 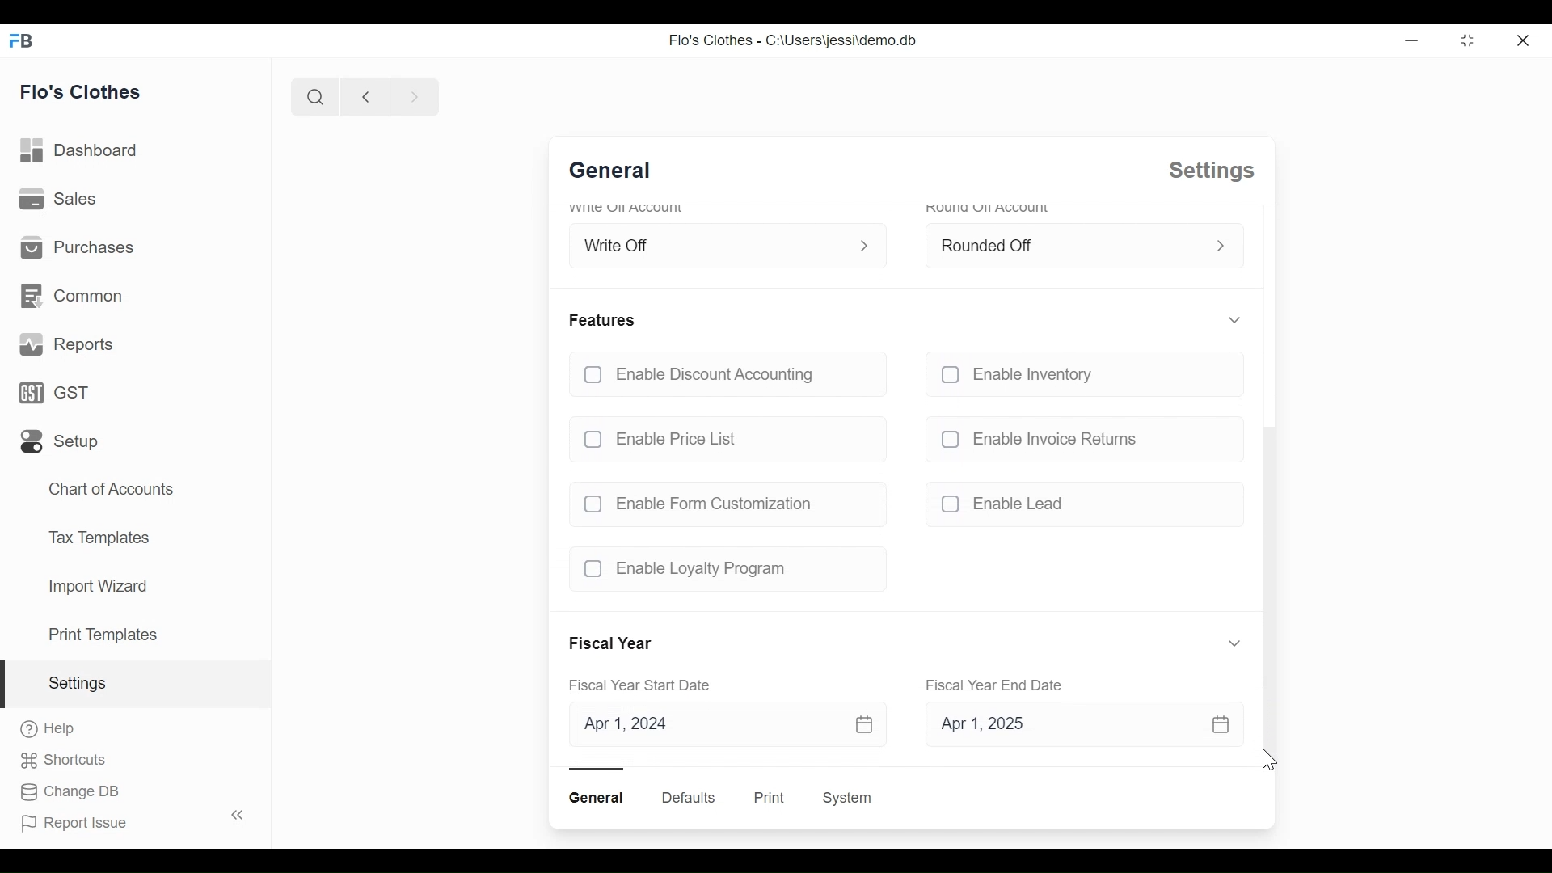 I want to click on Report Issue, so click(x=129, y=820).